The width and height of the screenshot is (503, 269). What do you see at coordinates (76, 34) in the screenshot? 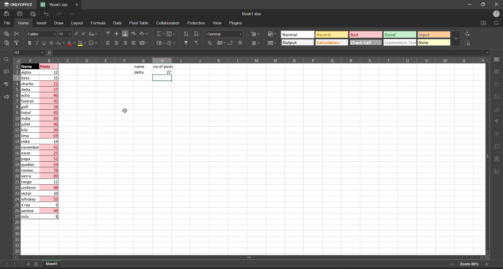
I see `increment font size` at bounding box center [76, 34].